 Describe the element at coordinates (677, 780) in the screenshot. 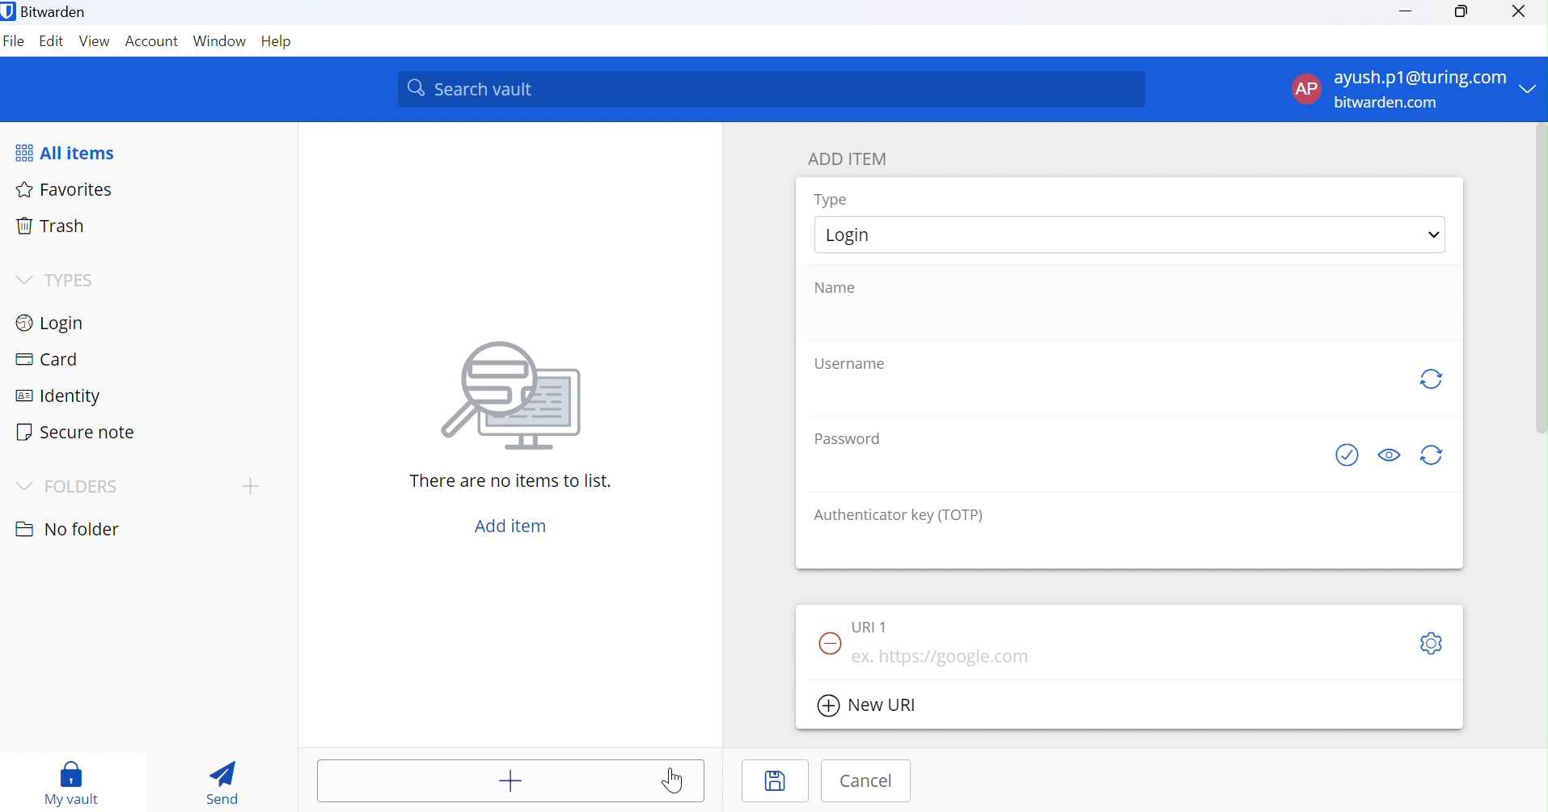

I see `Cursor` at that location.